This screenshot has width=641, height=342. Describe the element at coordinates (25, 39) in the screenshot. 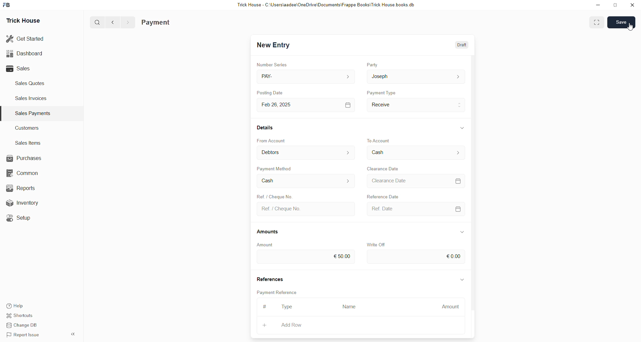

I see `Get Started` at that location.